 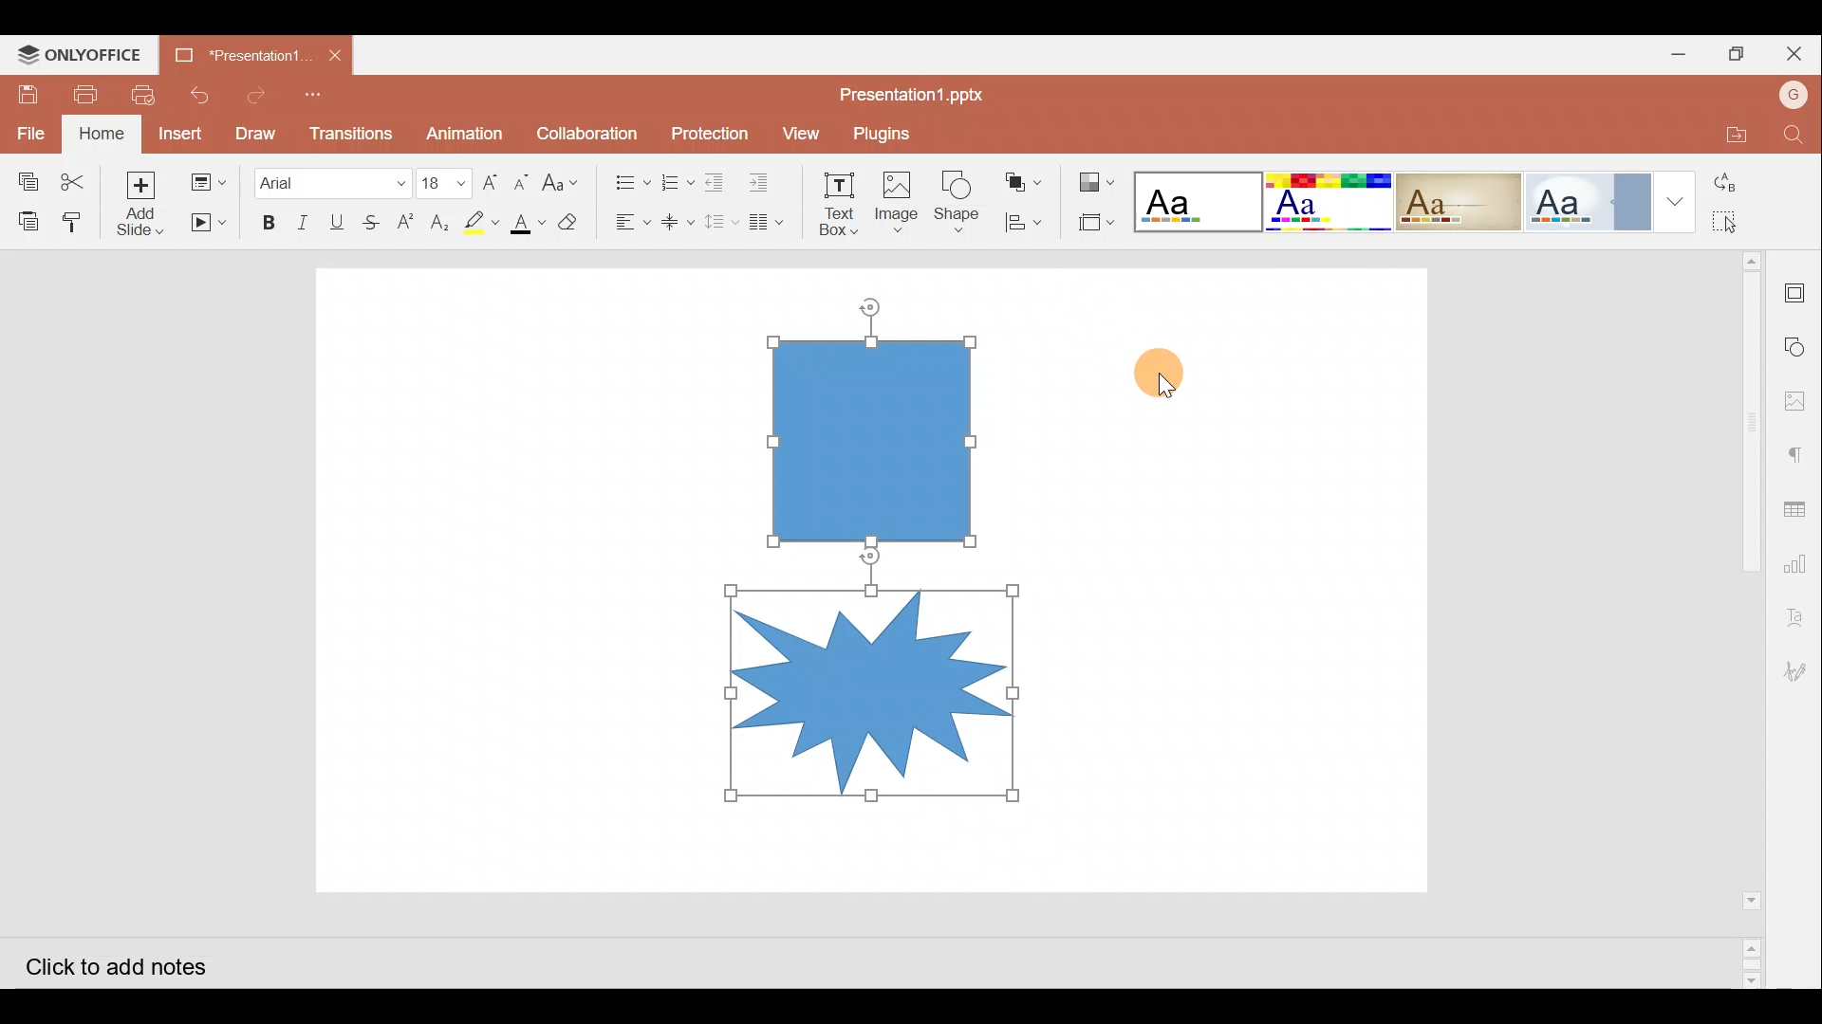 I want to click on Strikethrough, so click(x=376, y=219).